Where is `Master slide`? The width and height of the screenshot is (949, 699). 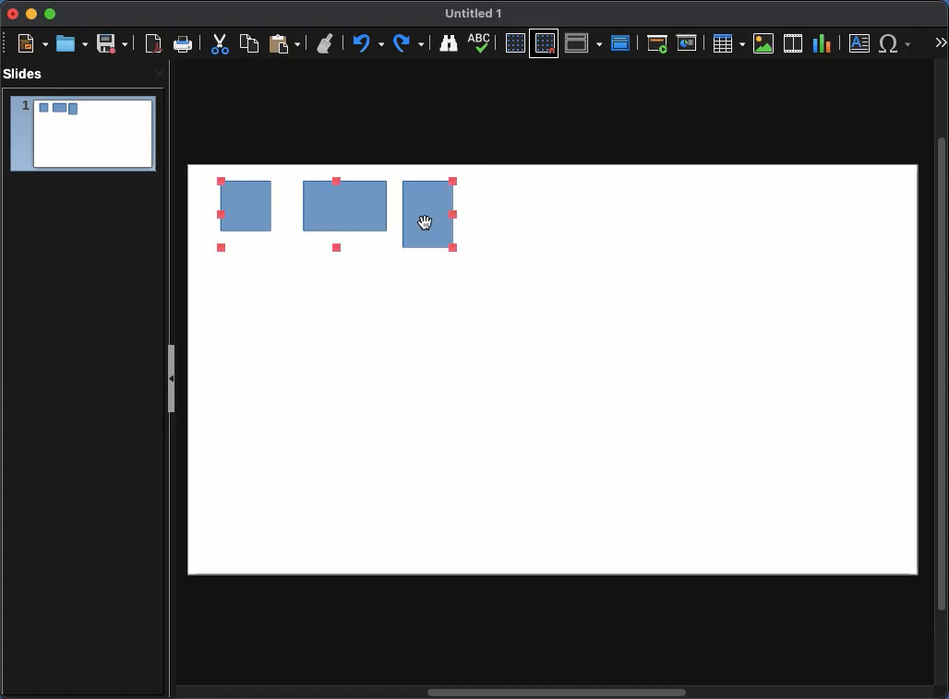
Master slide is located at coordinates (623, 41).